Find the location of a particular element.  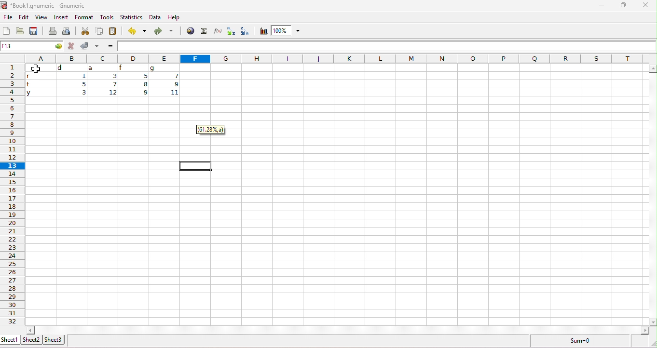

zoom is located at coordinates (286, 30).